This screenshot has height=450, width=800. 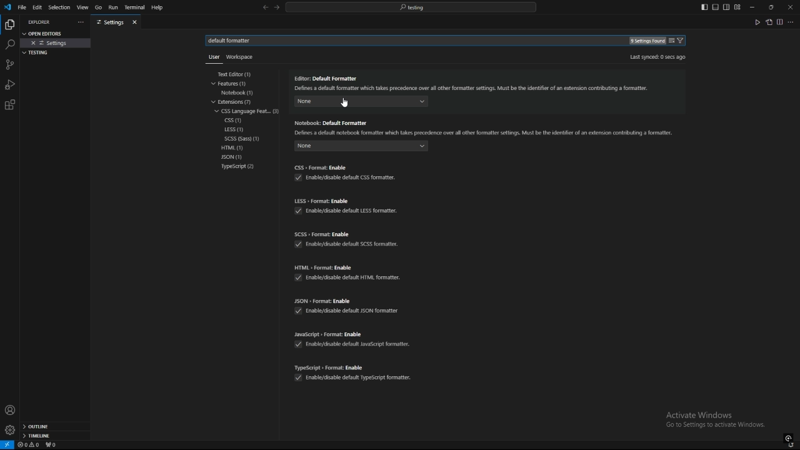 What do you see at coordinates (239, 157) in the screenshot?
I see `json` at bounding box center [239, 157].